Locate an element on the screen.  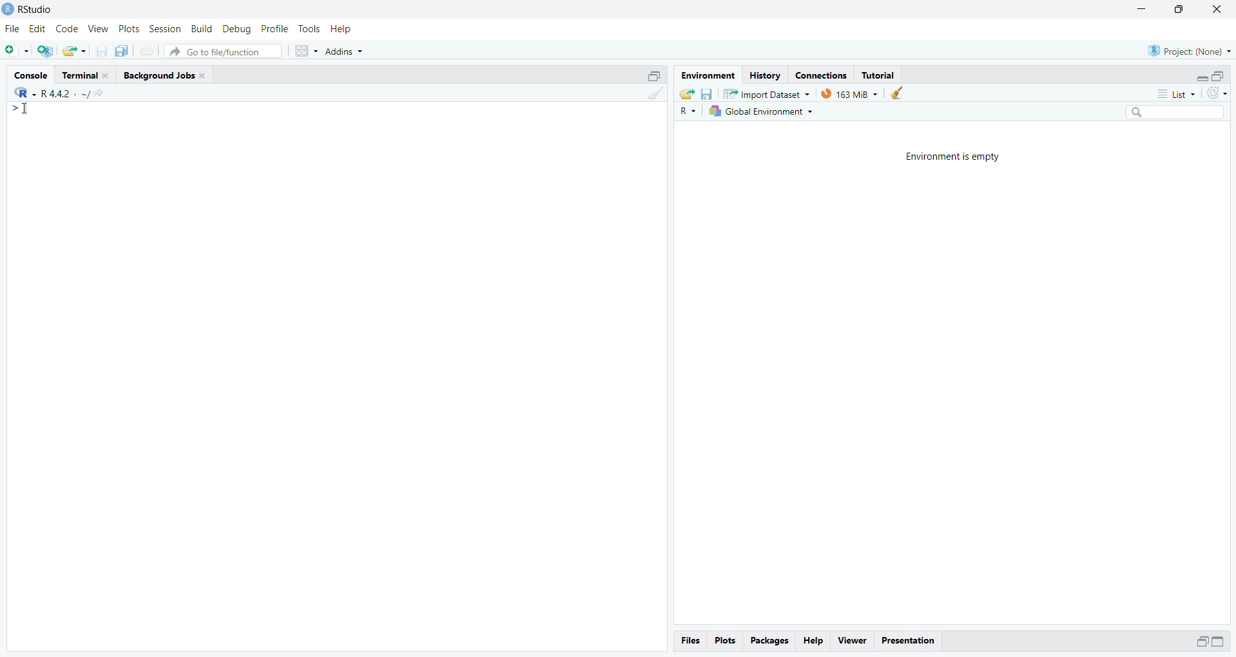
grid is located at coordinates (307, 50).